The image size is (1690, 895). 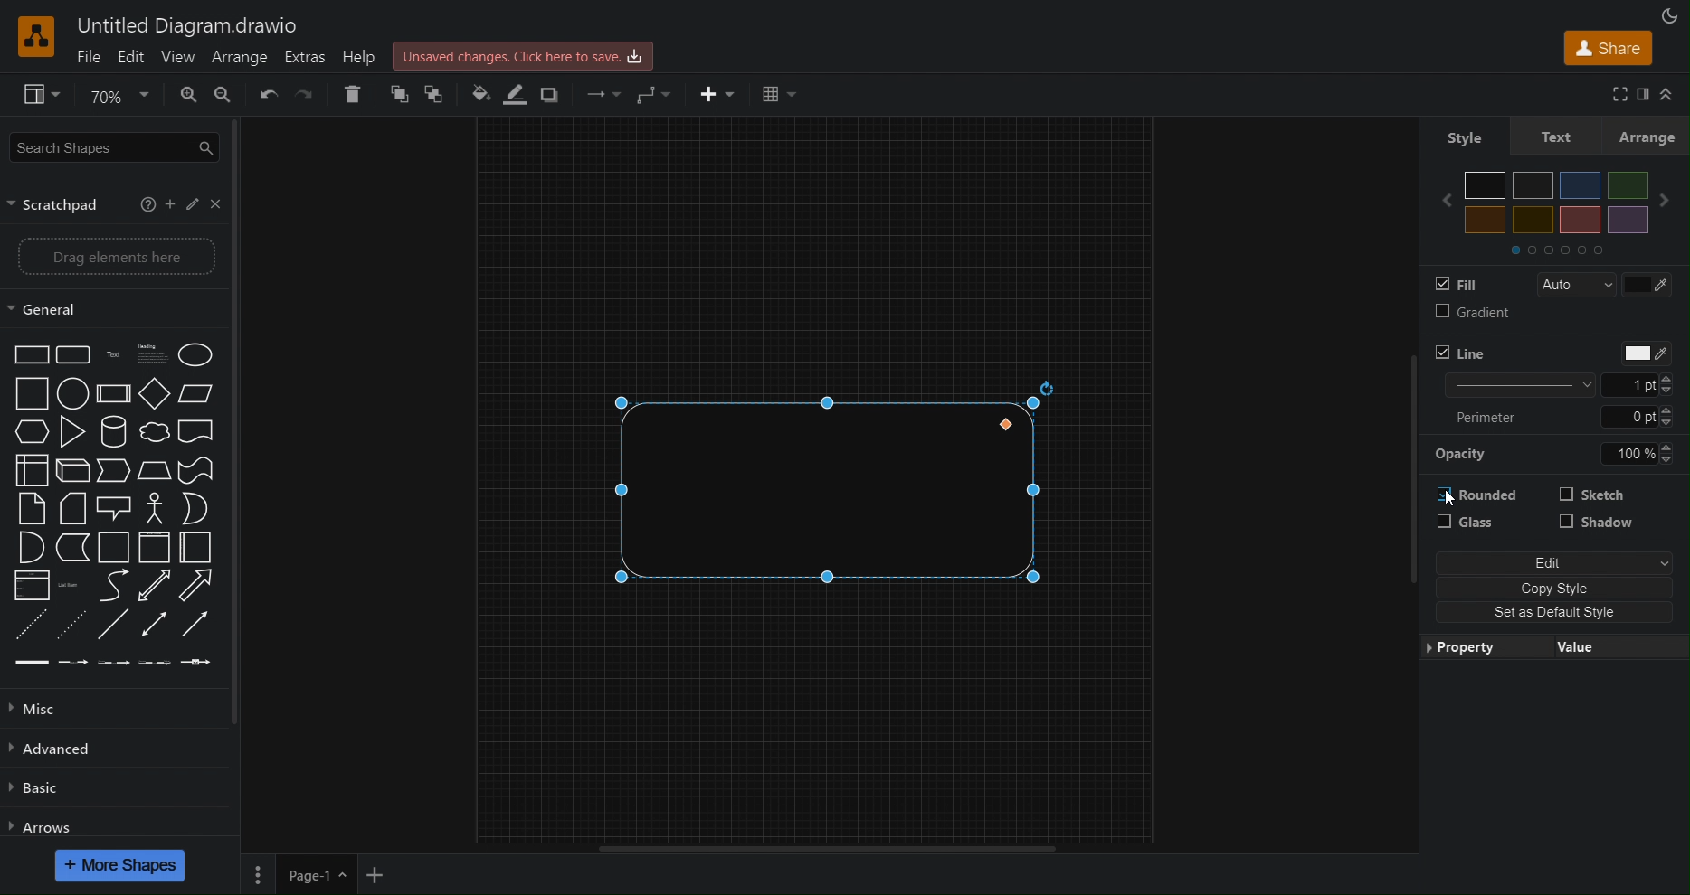 What do you see at coordinates (1597, 528) in the screenshot?
I see `Shadow` at bounding box center [1597, 528].